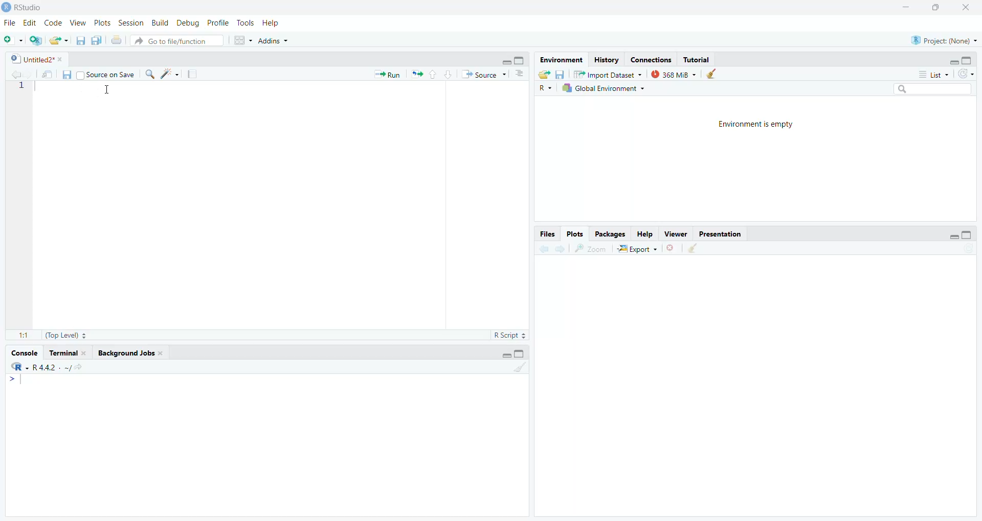  I want to click on Presentation, so click(722, 235).